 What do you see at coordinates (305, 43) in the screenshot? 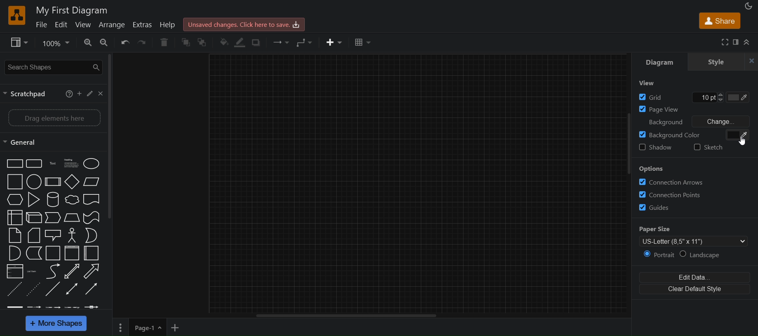
I see `waypoints` at bounding box center [305, 43].